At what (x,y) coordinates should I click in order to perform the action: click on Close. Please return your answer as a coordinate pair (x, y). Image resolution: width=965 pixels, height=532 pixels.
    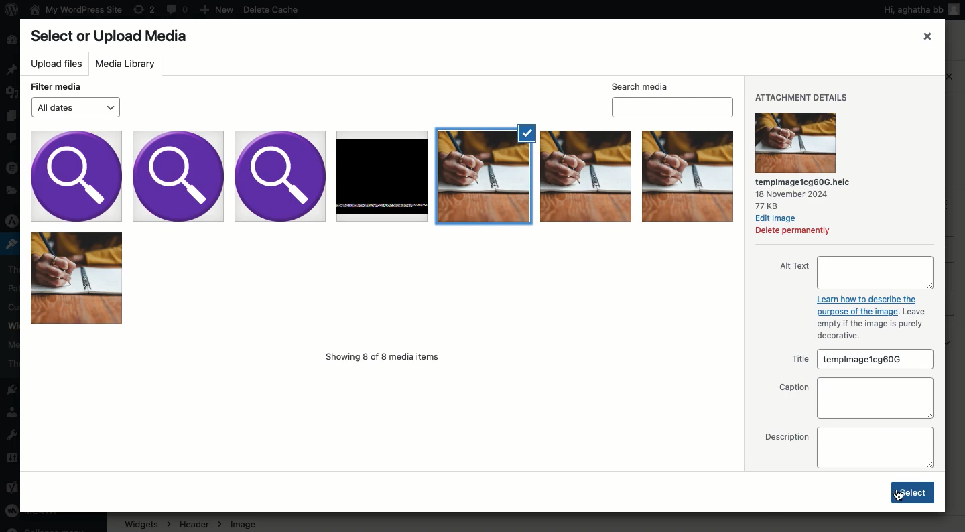
    Looking at the image, I should click on (928, 36).